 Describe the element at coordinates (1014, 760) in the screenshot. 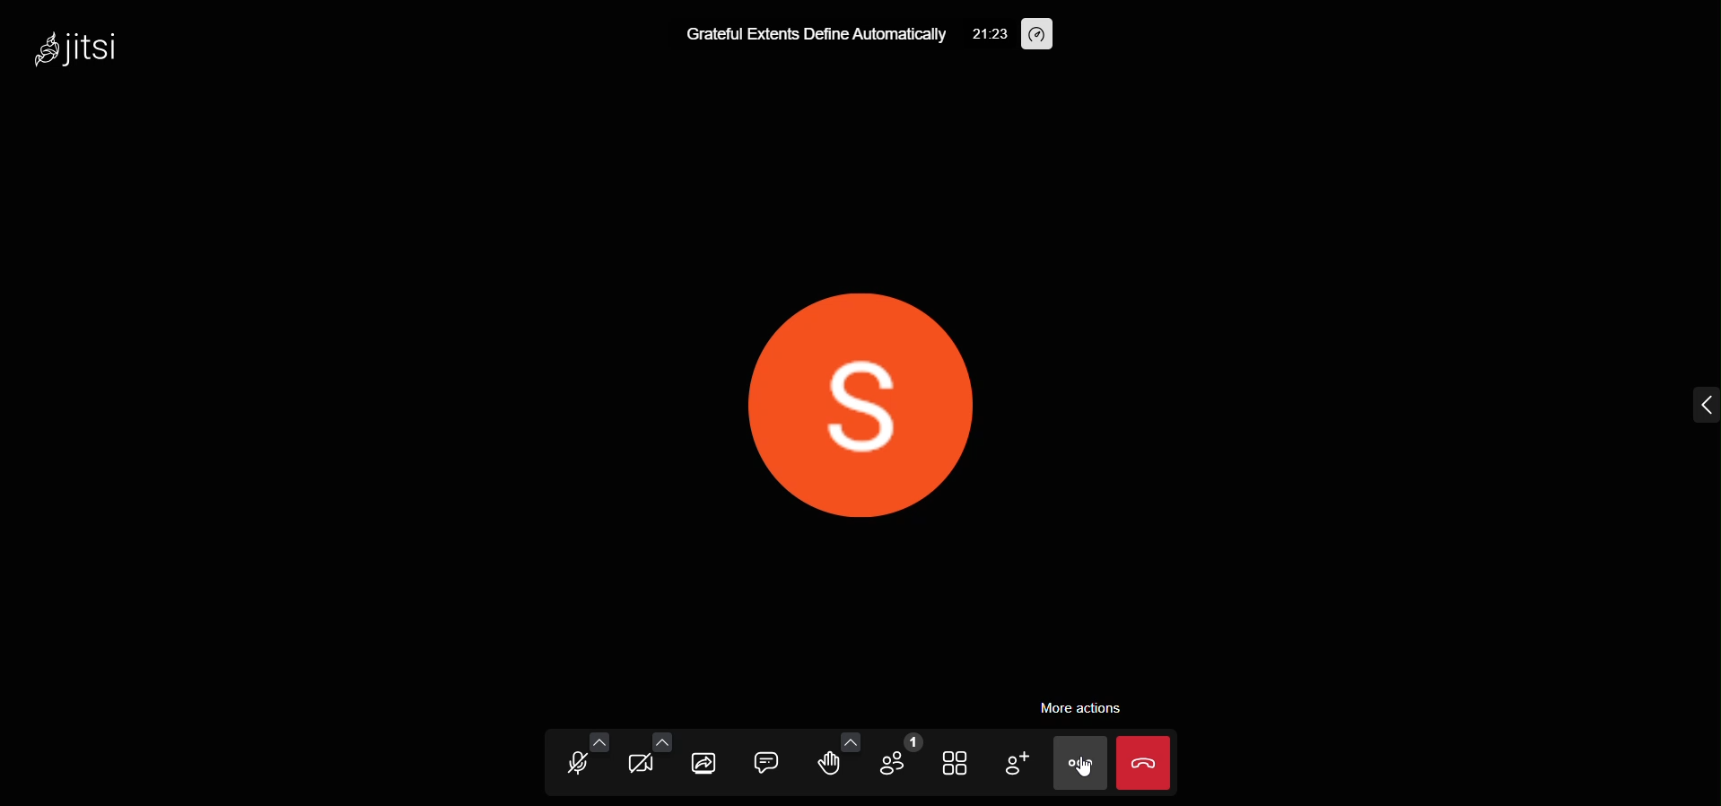

I see `invite people` at that location.